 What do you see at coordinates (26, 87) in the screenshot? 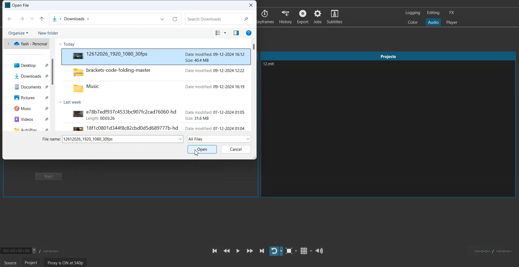
I see `Documents` at bounding box center [26, 87].